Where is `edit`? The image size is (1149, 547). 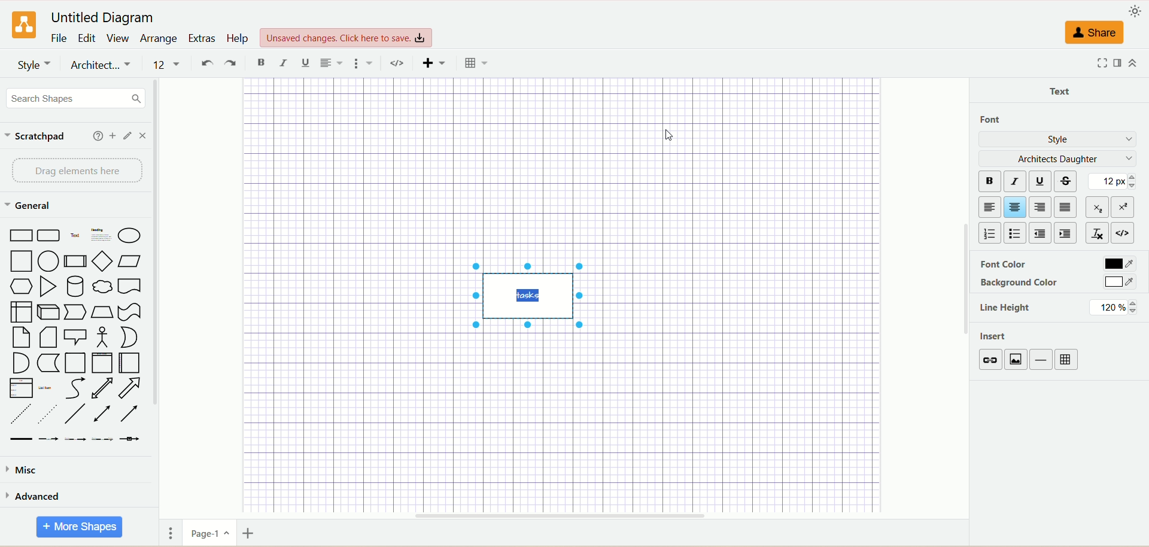
edit is located at coordinates (129, 136).